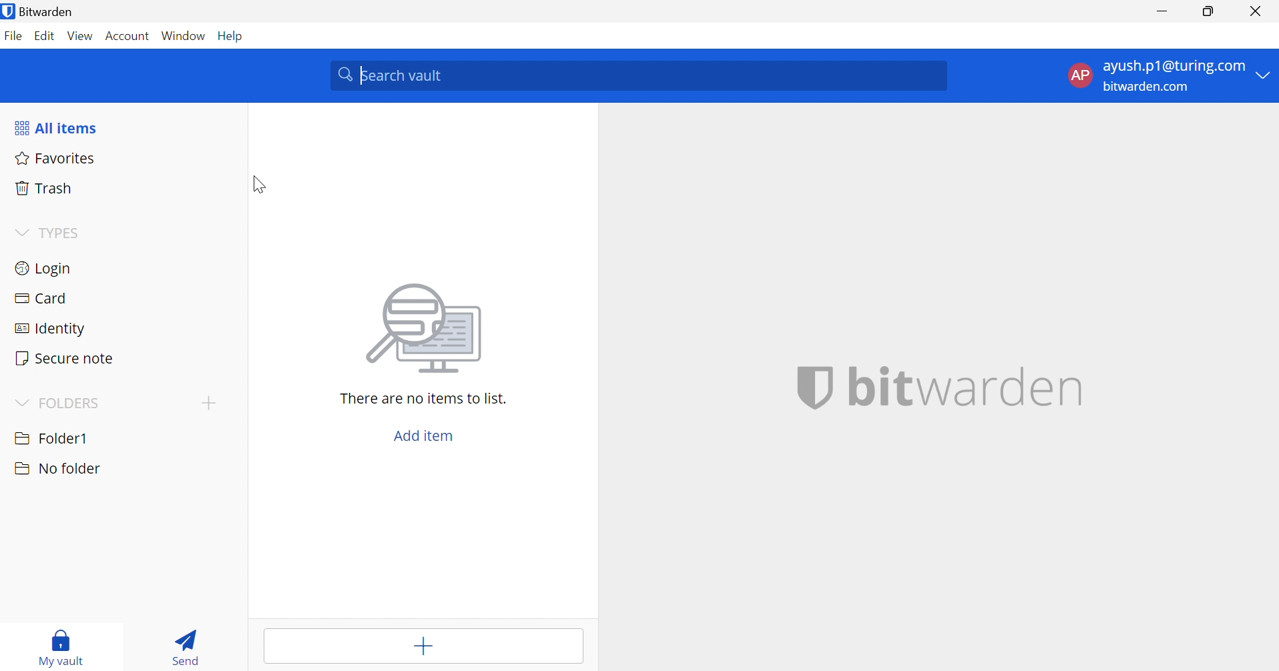  What do you see at coordinates (1166, 77) in the screenshot?
I see `Account Options Drop Down` at bounding box center [1166, 77].